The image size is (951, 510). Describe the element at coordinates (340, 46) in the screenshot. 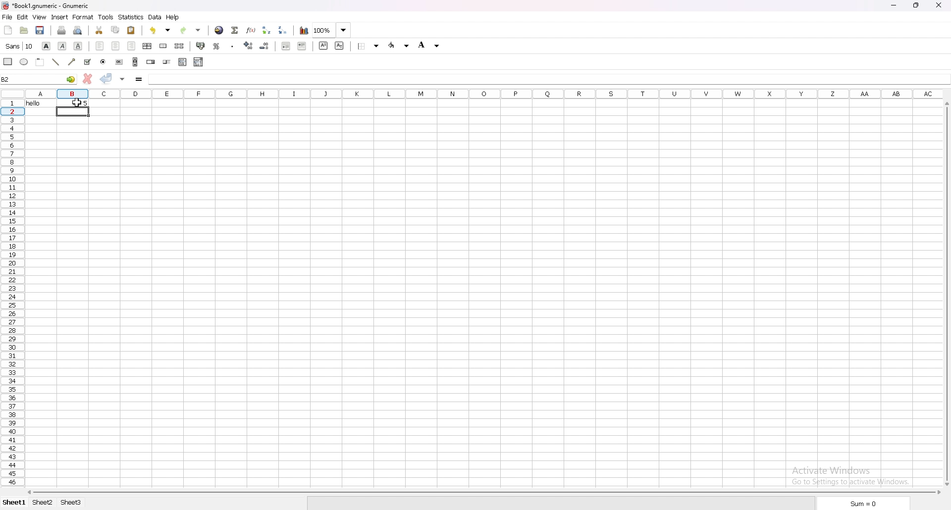

I see `subscript` at that location.